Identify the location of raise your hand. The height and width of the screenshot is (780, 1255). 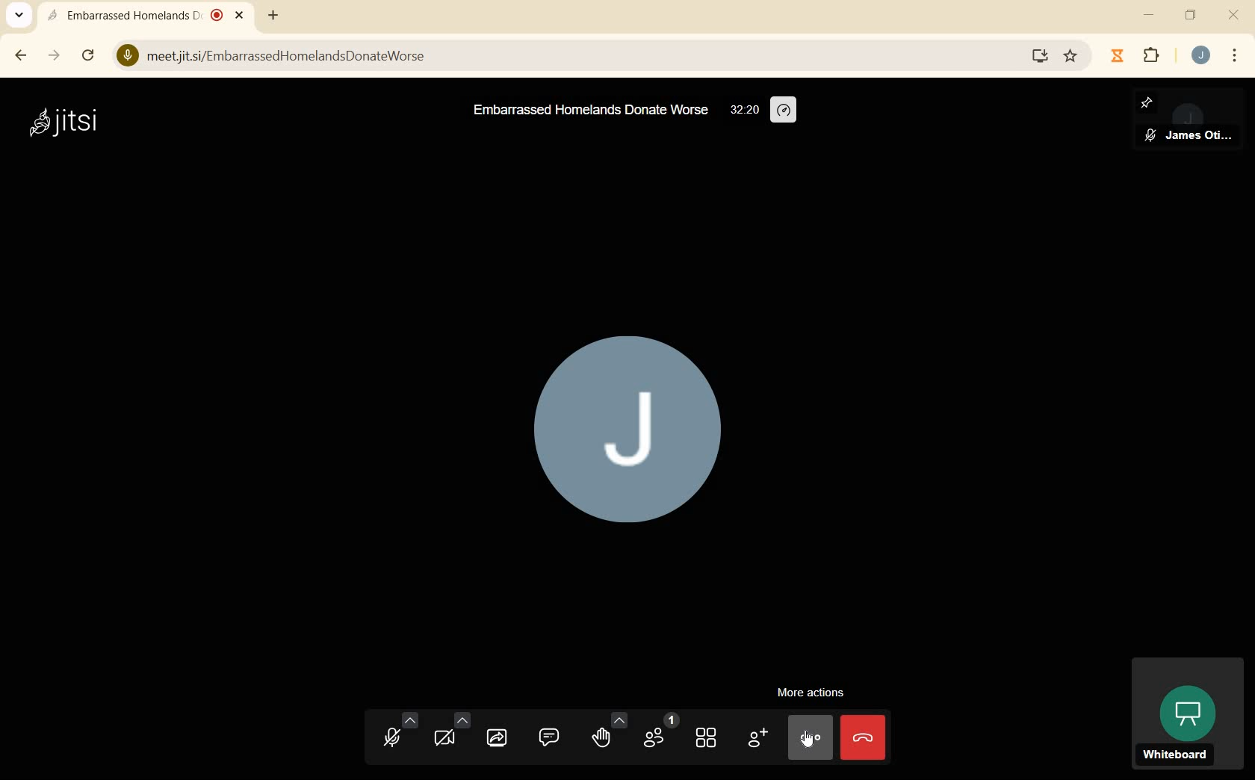
(608, 731).